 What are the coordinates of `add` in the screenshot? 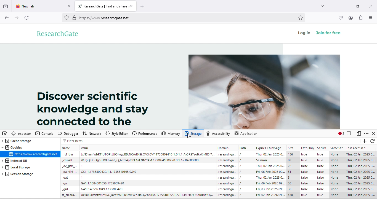 It's located at (364, 141).